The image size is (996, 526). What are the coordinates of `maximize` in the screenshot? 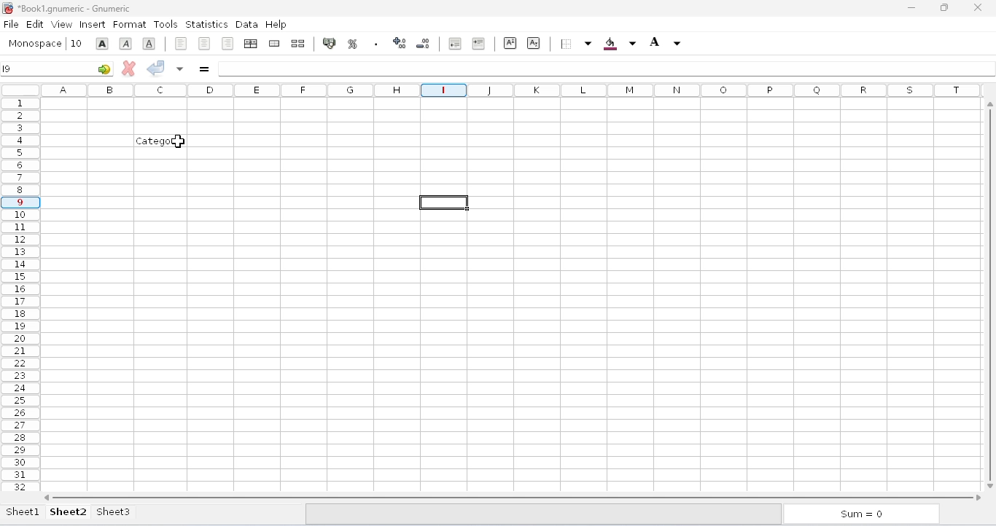 It's located at (944, 8).